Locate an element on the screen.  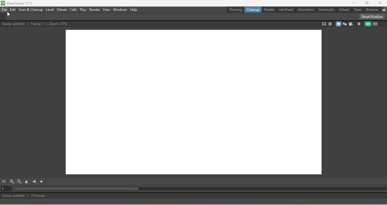
Flip horizontal is located at coordinates (27, 182).